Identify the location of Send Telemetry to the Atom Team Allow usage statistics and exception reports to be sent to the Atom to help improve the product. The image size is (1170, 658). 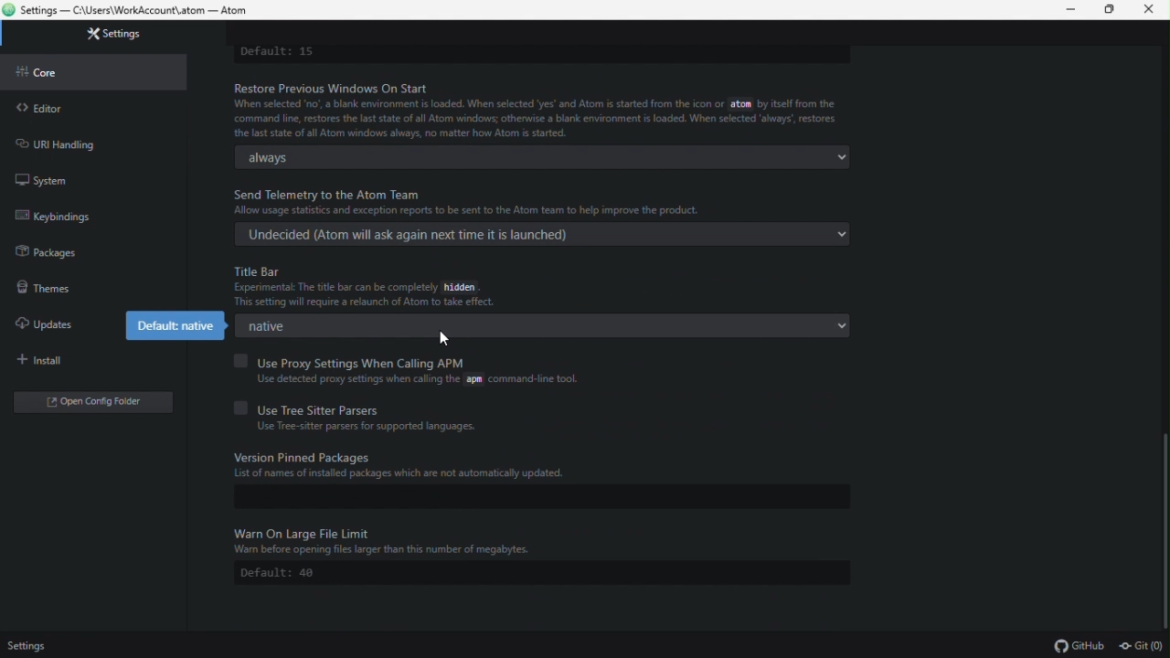
(543, 202).